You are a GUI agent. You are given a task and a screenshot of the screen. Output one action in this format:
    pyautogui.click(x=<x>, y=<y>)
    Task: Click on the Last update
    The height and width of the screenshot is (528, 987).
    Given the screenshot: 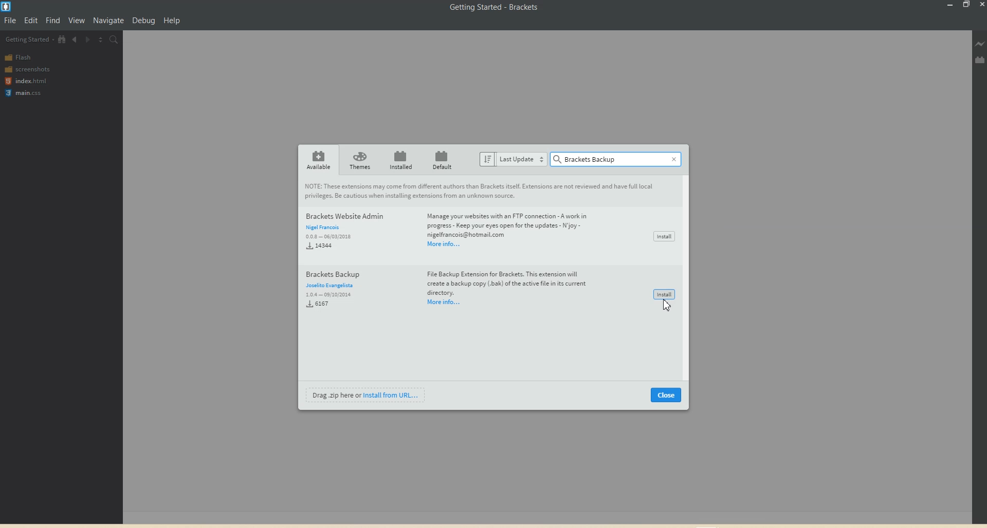 What is the action you would take?
    pyautogui.click(x=513, y=159)
    